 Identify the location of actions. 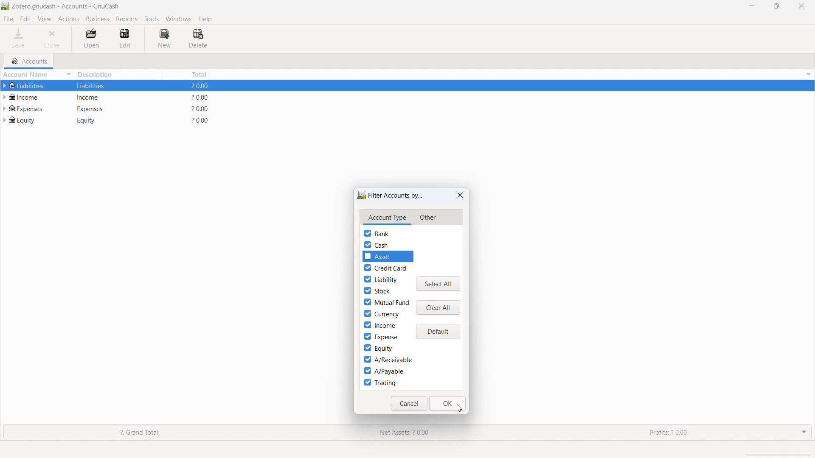
(69, 20).